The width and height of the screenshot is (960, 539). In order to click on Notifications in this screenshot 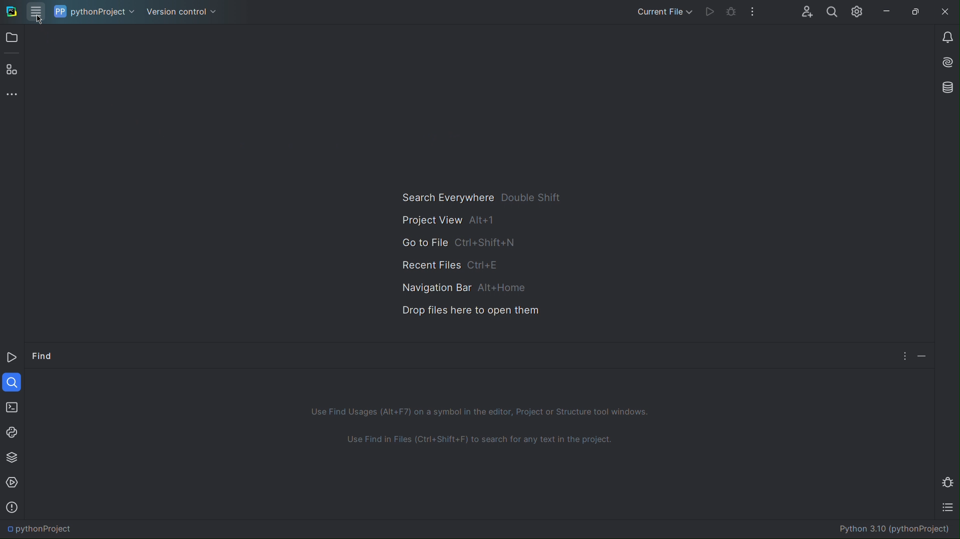, I will do `click(946, 36)`.